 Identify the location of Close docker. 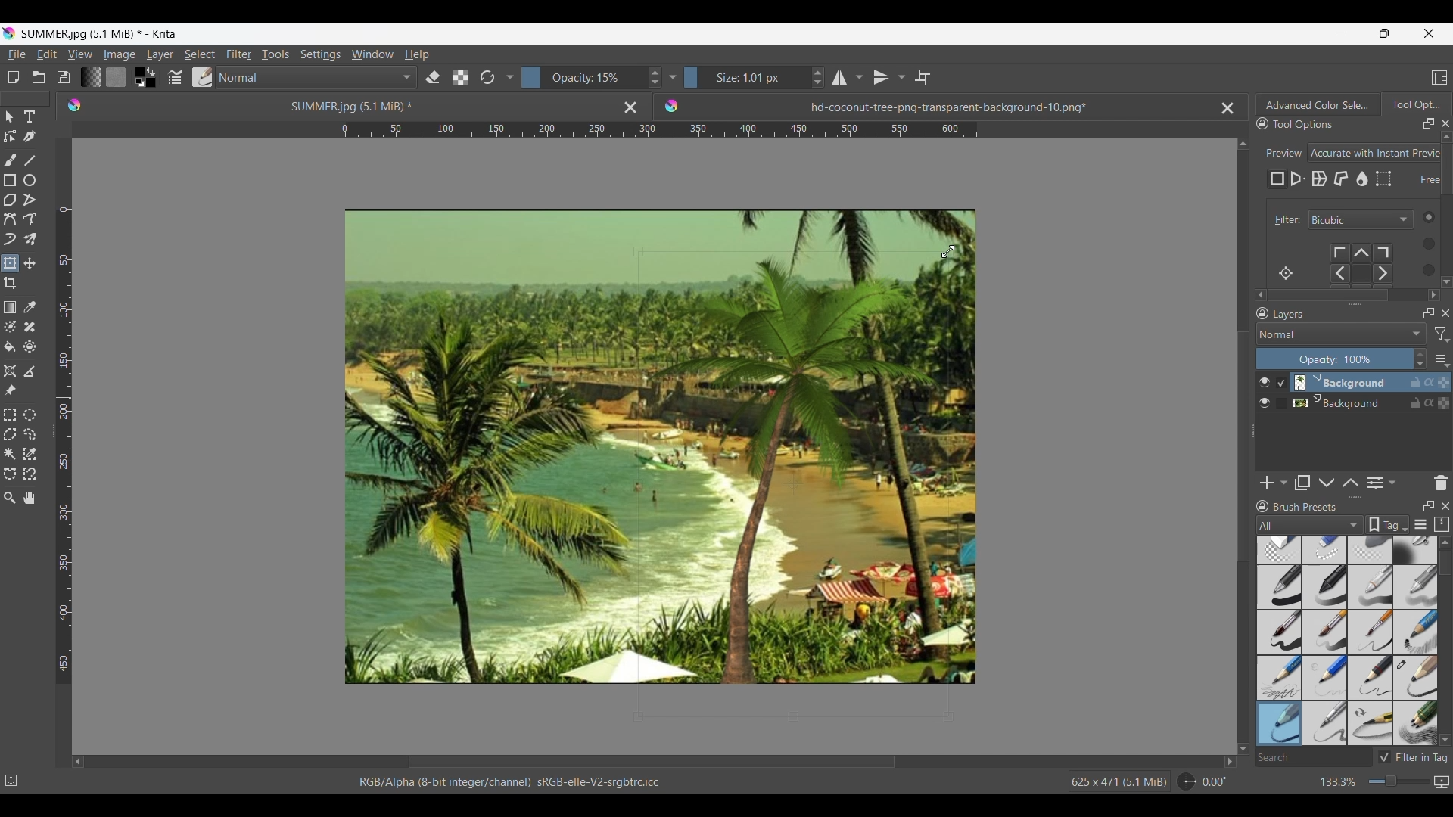
(1445, 123).